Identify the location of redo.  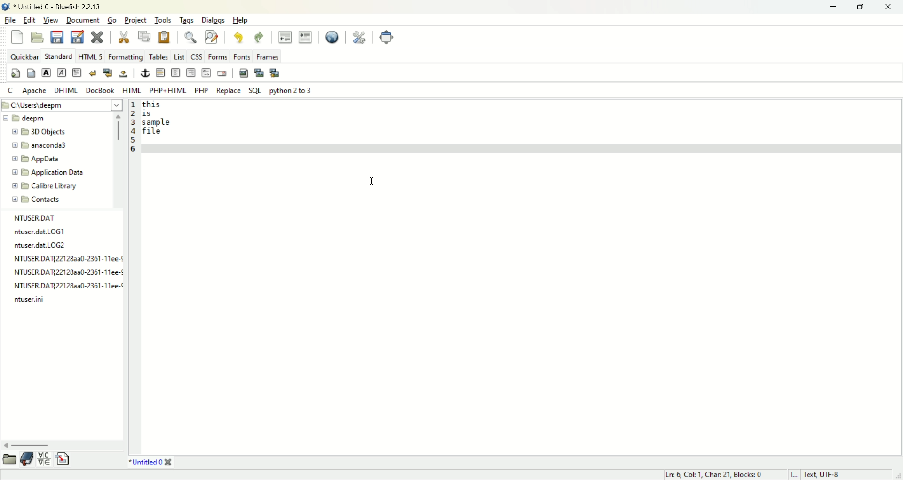
(259, 37).